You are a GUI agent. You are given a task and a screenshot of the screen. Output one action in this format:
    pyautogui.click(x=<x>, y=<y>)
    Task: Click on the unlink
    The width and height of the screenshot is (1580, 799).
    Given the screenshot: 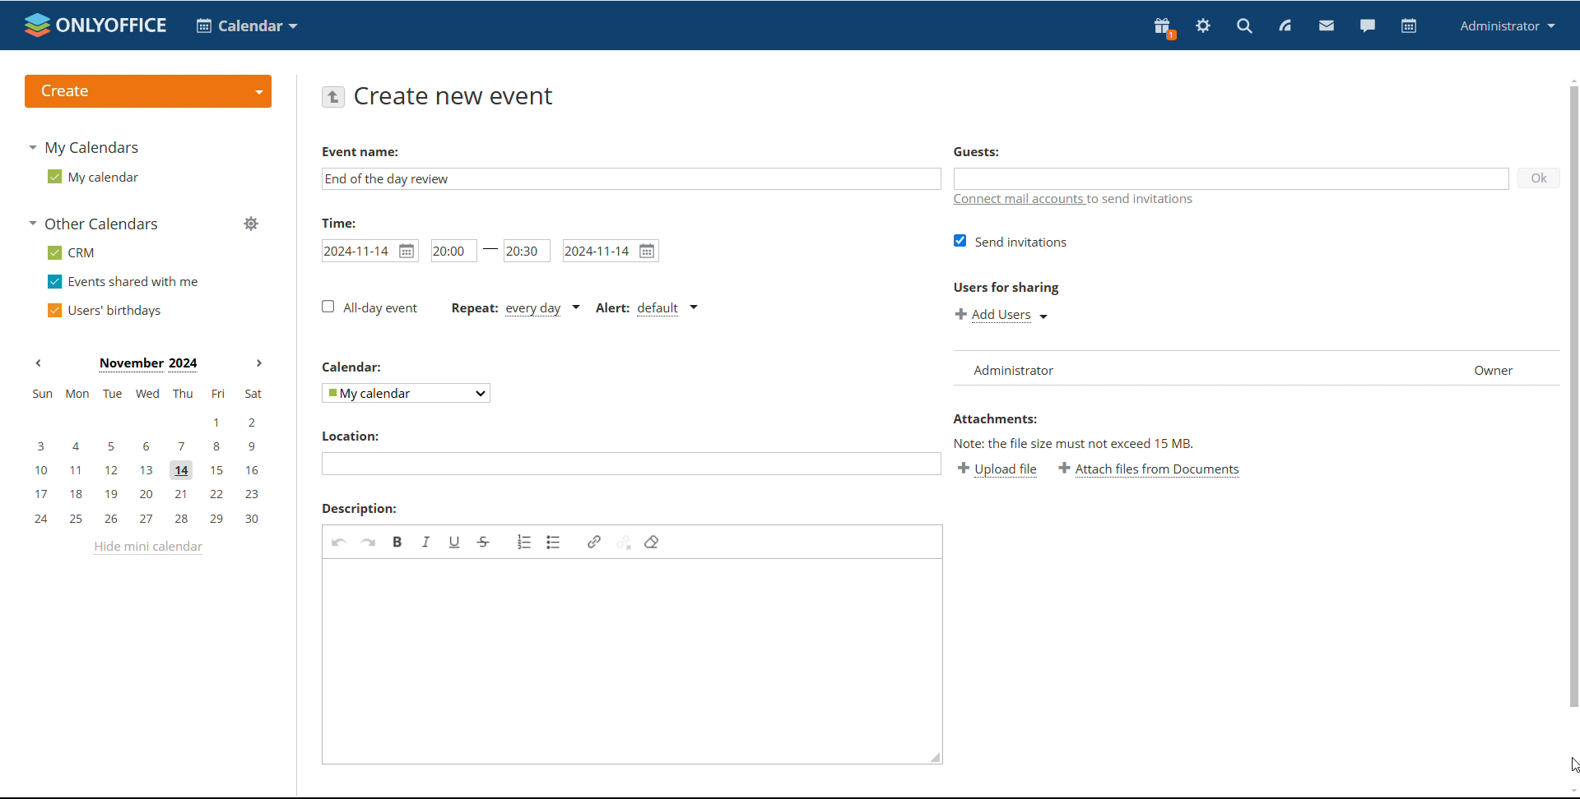 What is the action you would take?
    pyautogui.click(x=624, y=541)
    